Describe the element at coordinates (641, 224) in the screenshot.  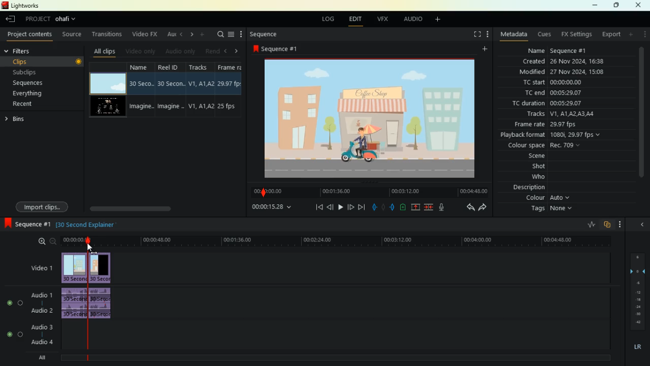
I see `close` at that location.